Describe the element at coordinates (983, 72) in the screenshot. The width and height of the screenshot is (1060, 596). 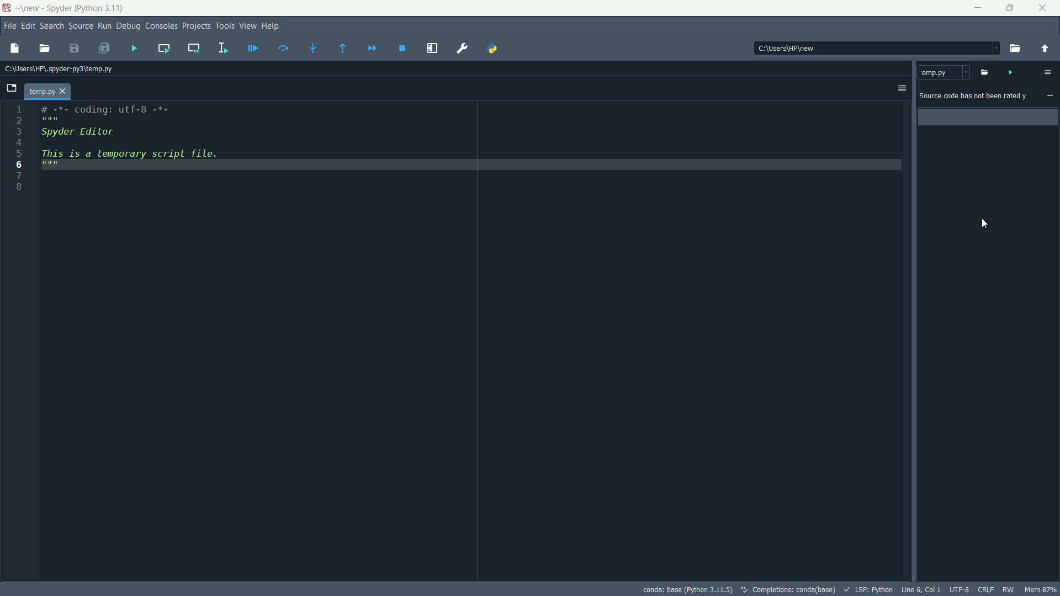
I see `open file` at that location.